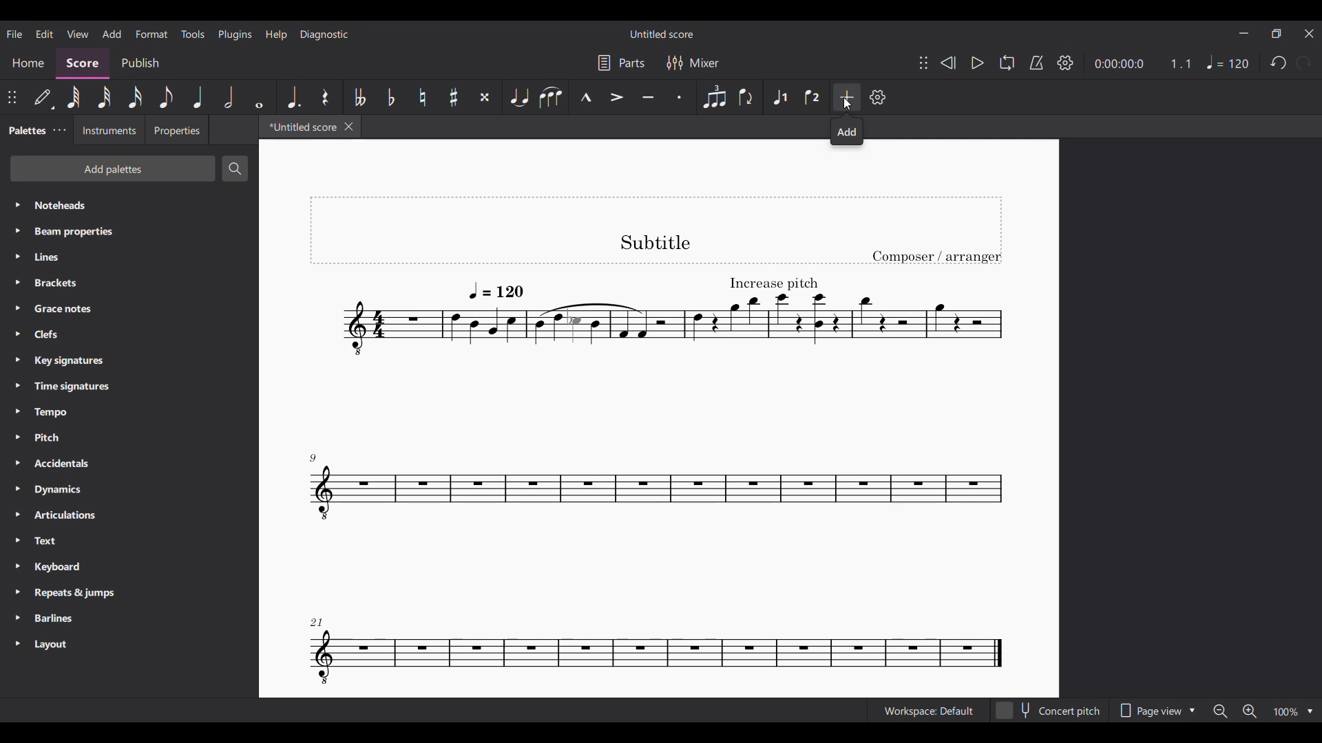 The image size is (1322, 743). I want to click on Flip direction, so click(748, 97).